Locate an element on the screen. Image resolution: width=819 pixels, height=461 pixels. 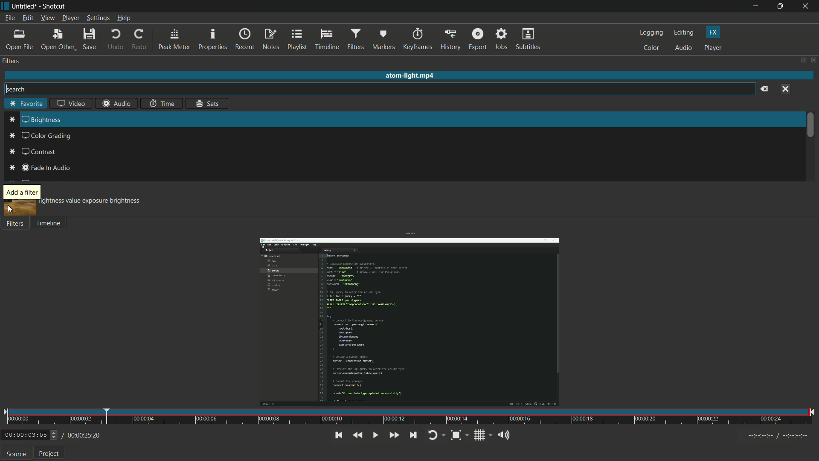
player is located at coordinates (714, 48).